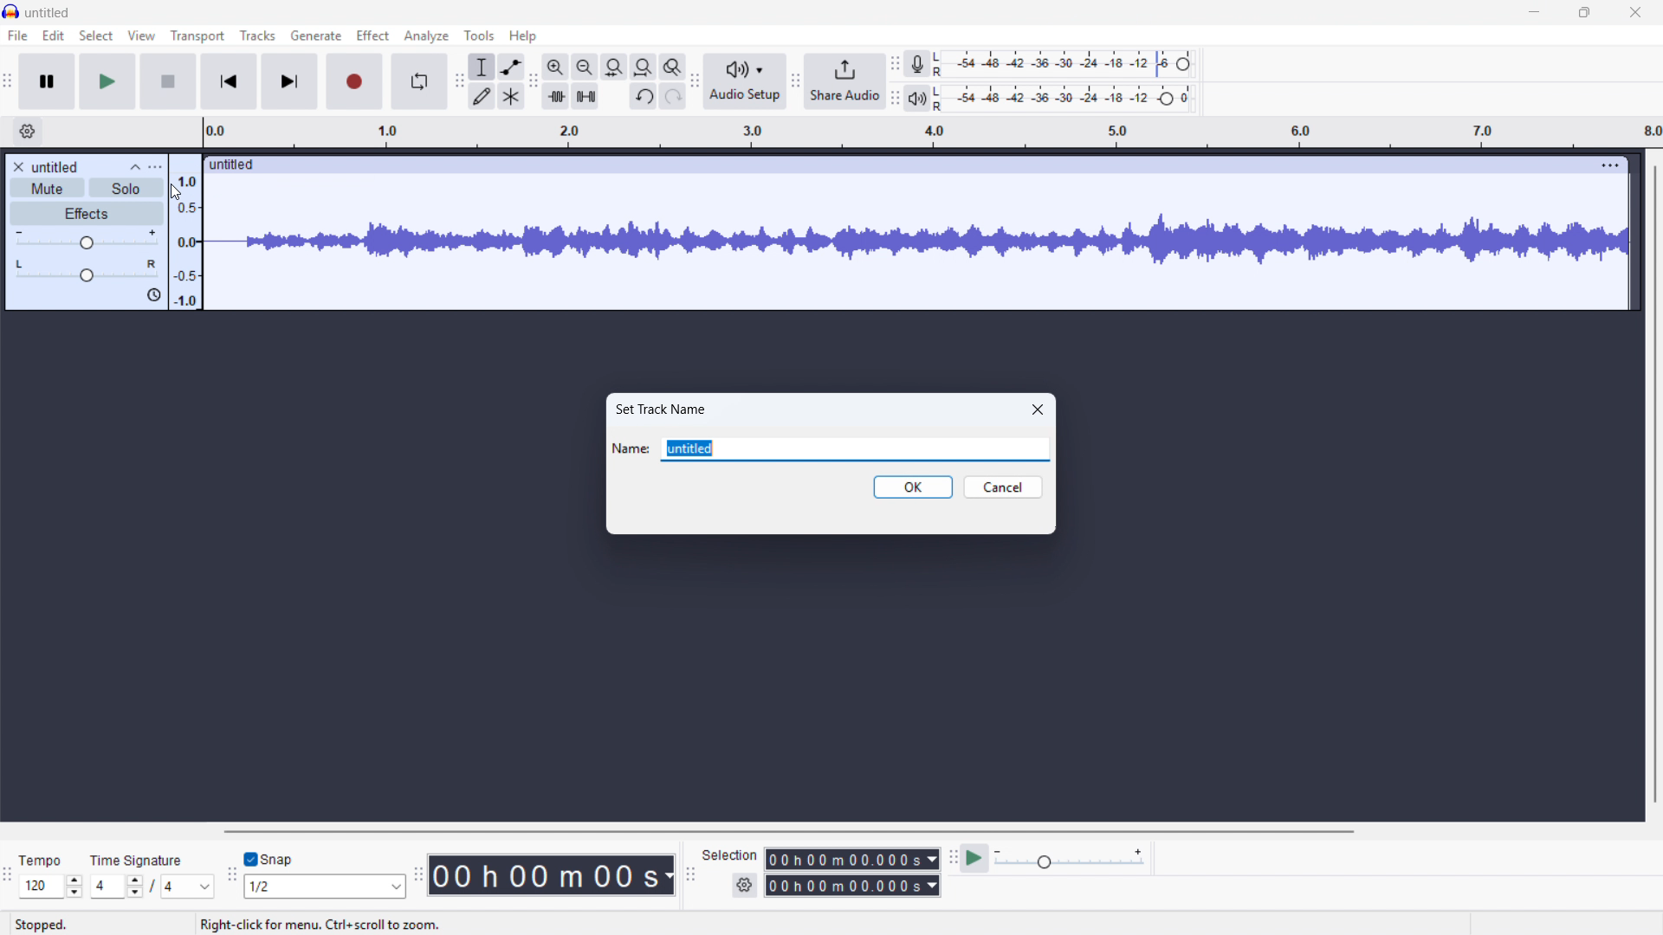  Describe the element at coordinates (48, 14) in the screenshot. I see `untitled` at that location.